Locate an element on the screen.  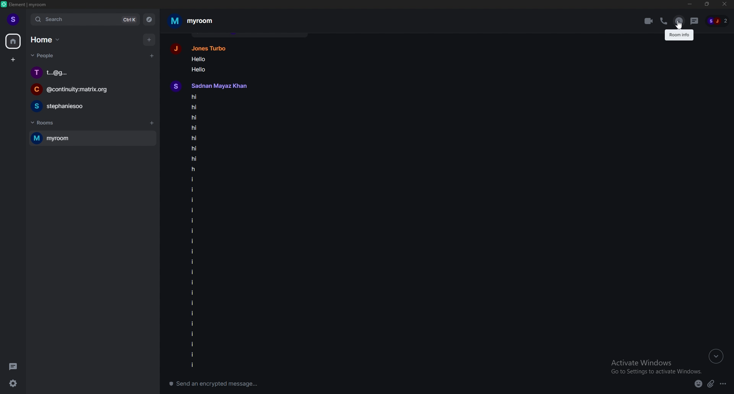
emojis is located at coordinates (698, 384).